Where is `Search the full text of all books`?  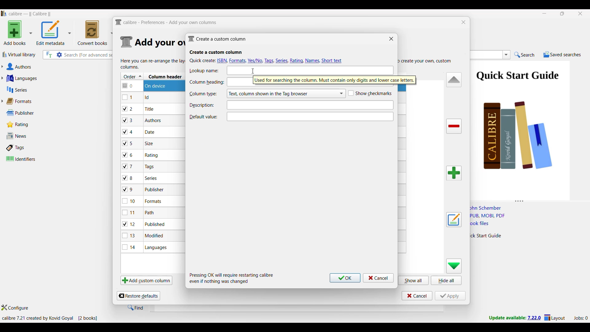
Search the full text of all books is located at coordinates (49, 55).